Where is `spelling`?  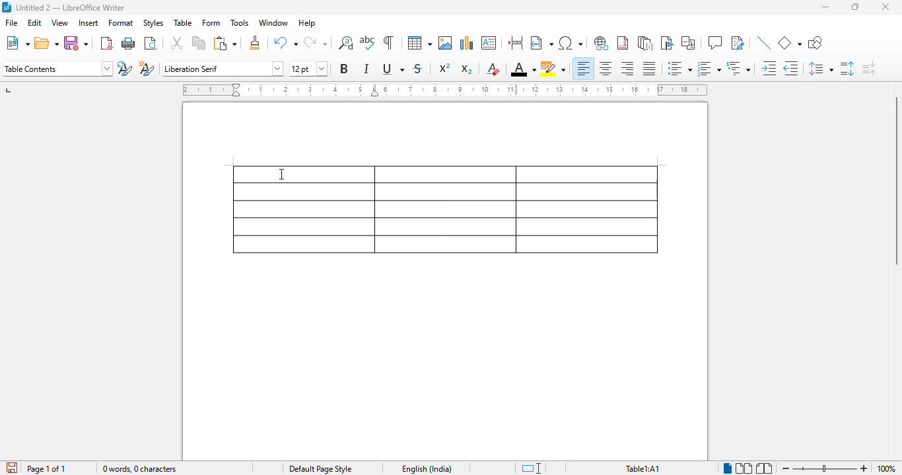
spelling is located at coordinates (367, 42).